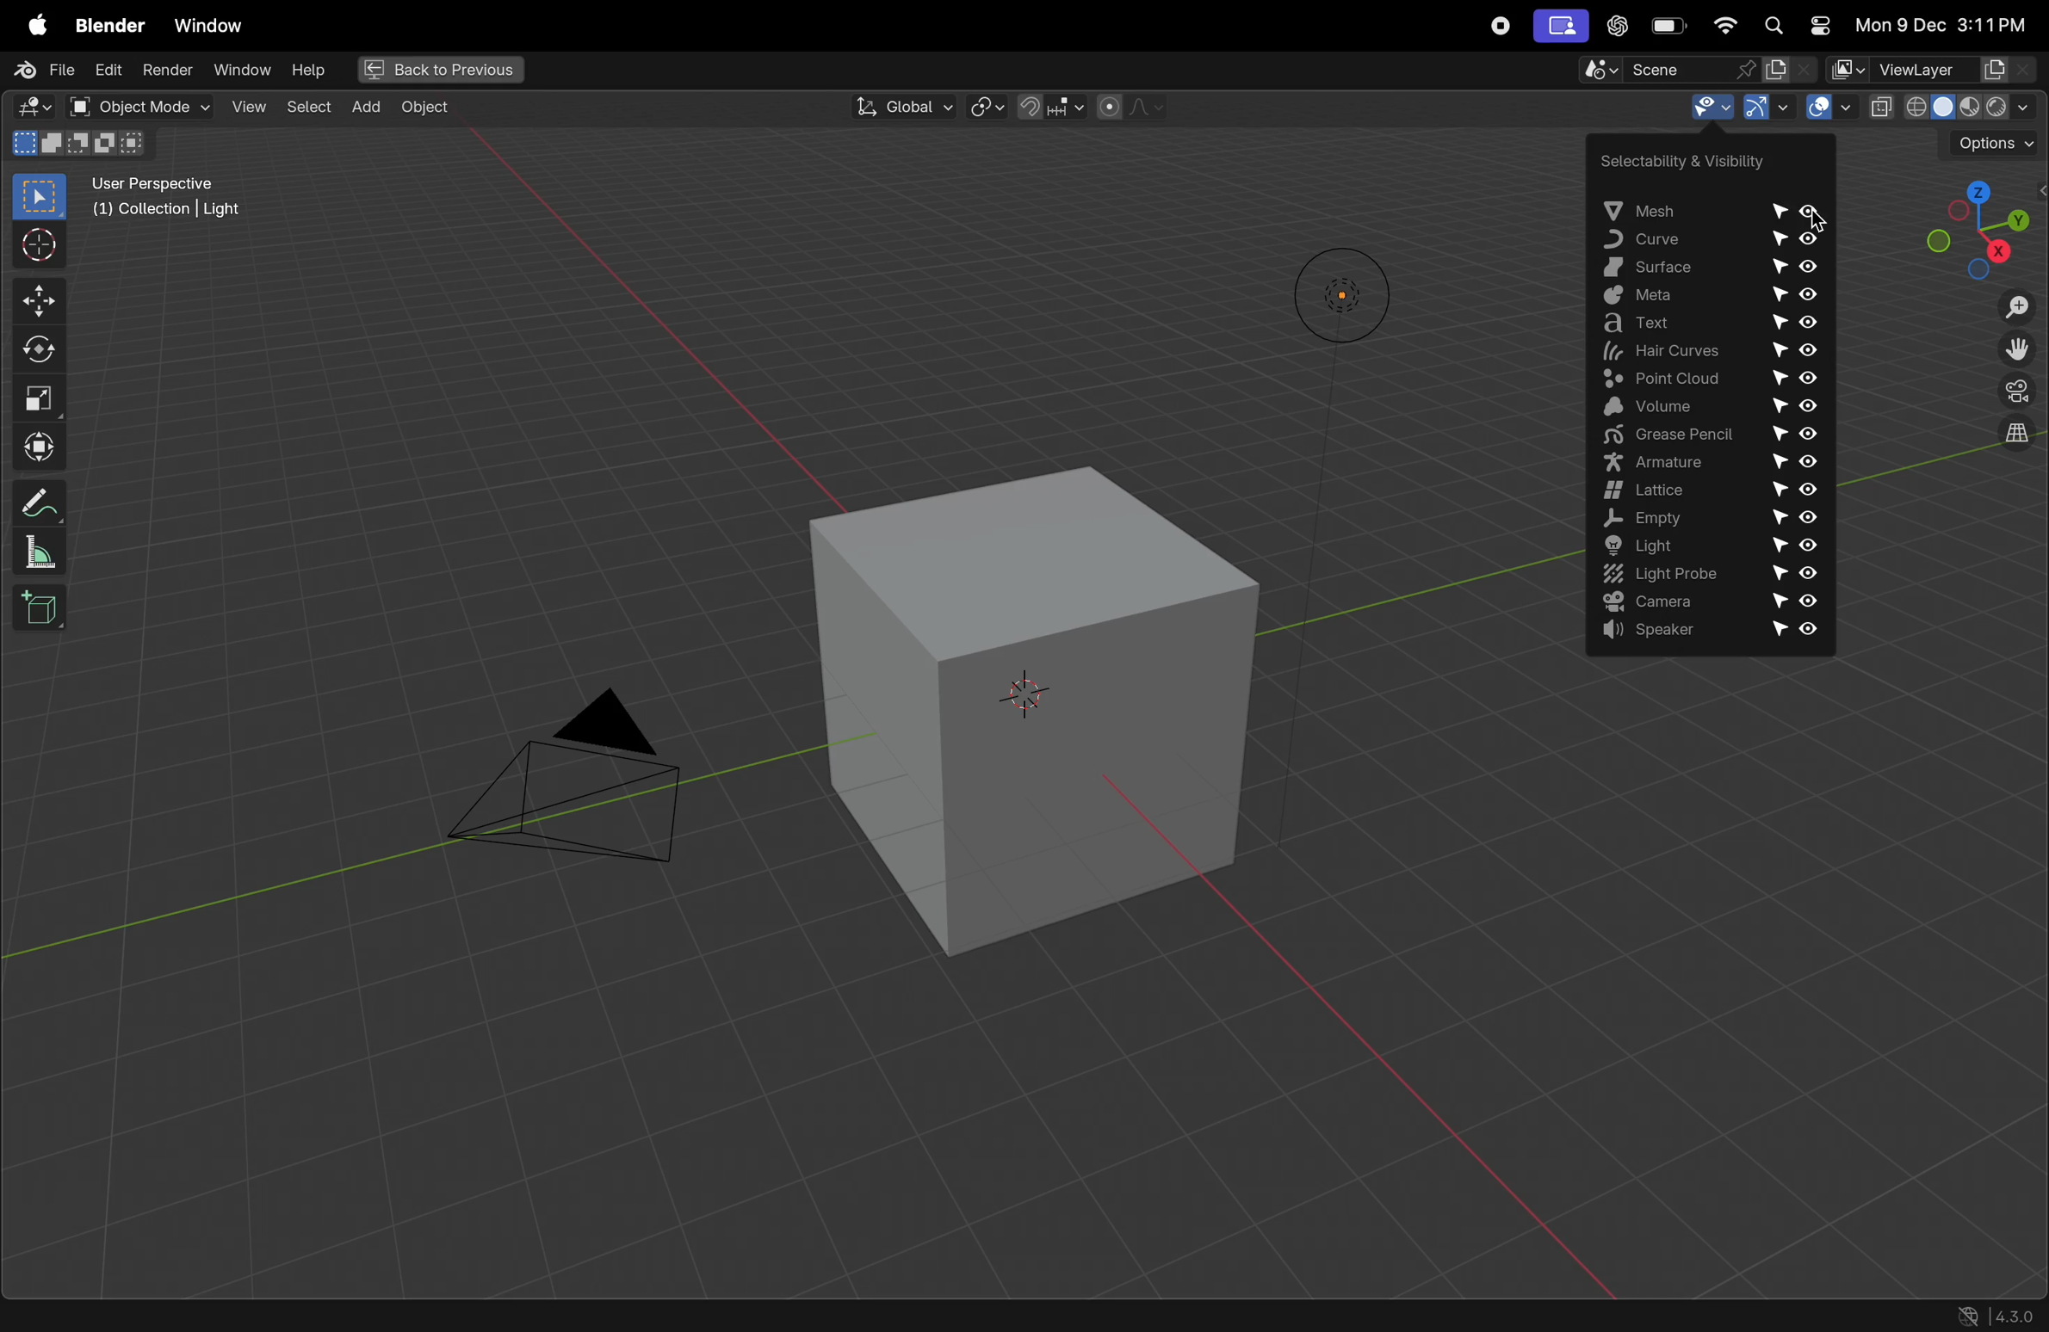  Describe the element at coordinates (308, 71) in the screenshot. I see `help` at that location.